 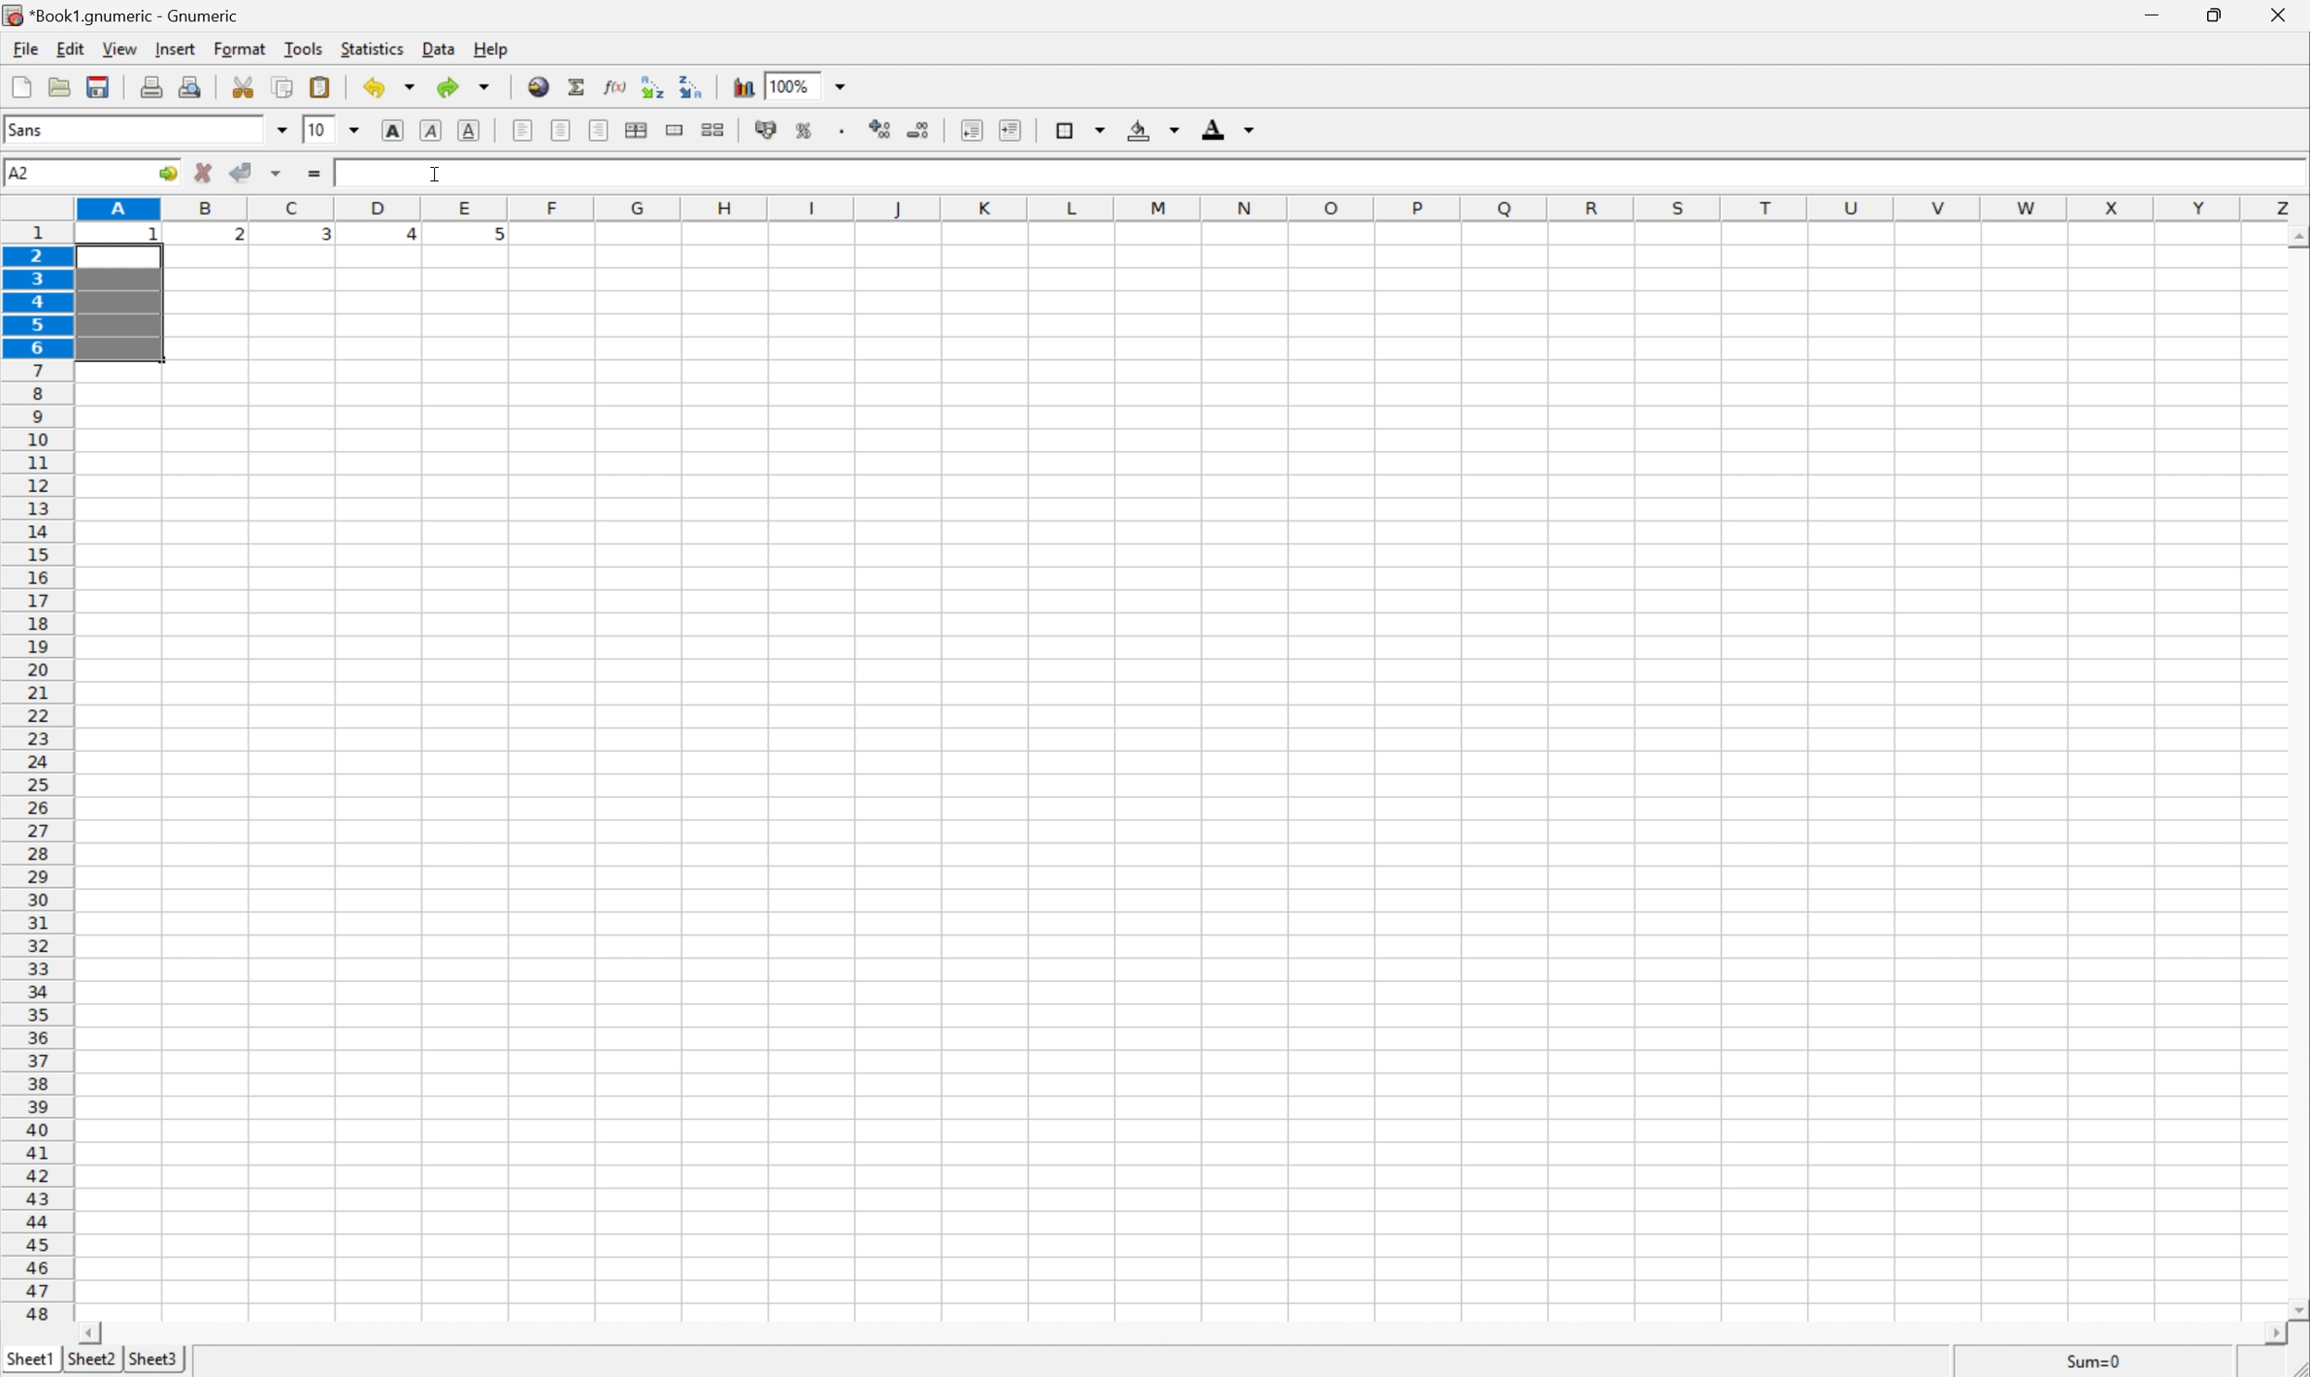 I want to click on print, so click(x=150, y=85).